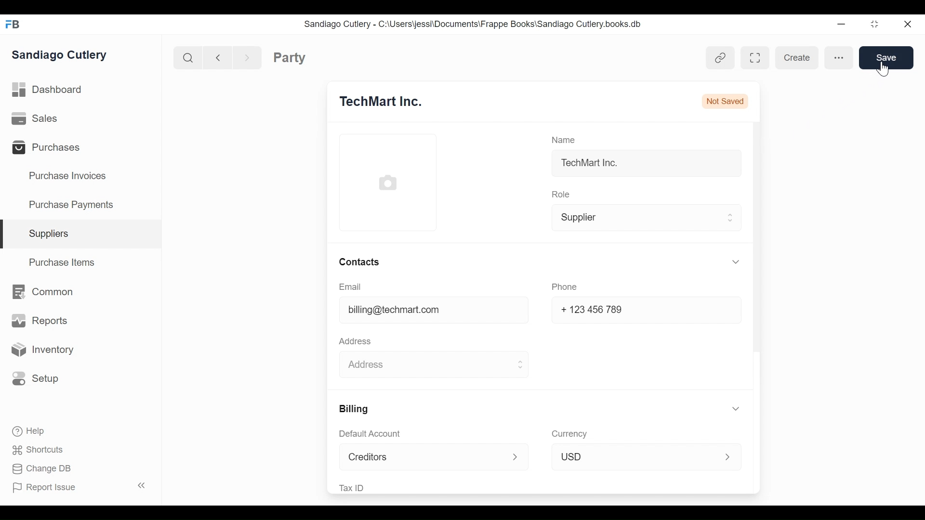 This screenshot has height=520, width=925. Describe the element at coordinates (729, 407) in the screenshot. I see `expand` at that location.